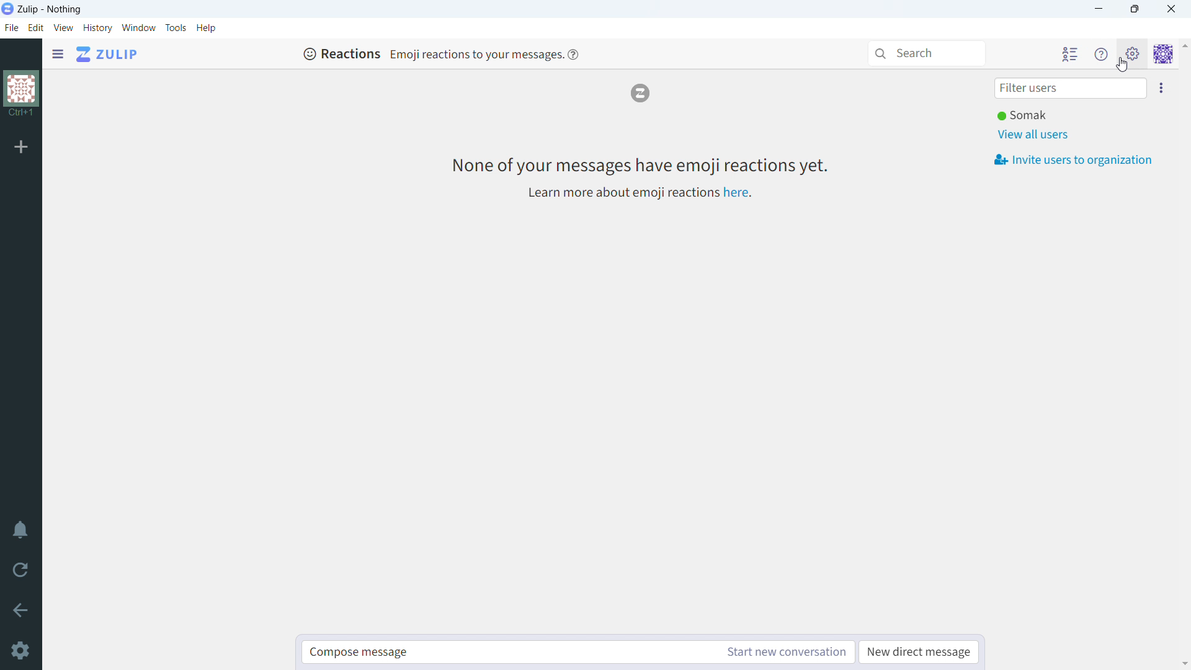 The height and width of the screenshot is (670, 1191). Describe the element at coordinates (1164, 54) in the screenshot. I see `personal menu` at that location.